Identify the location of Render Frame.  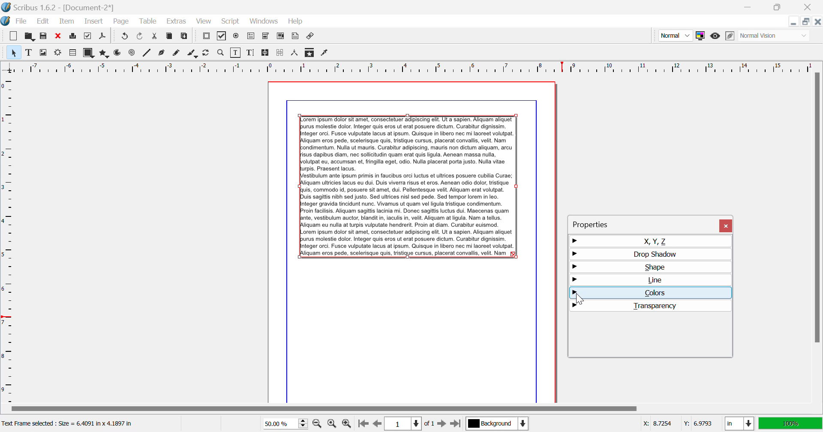
(57, 54).